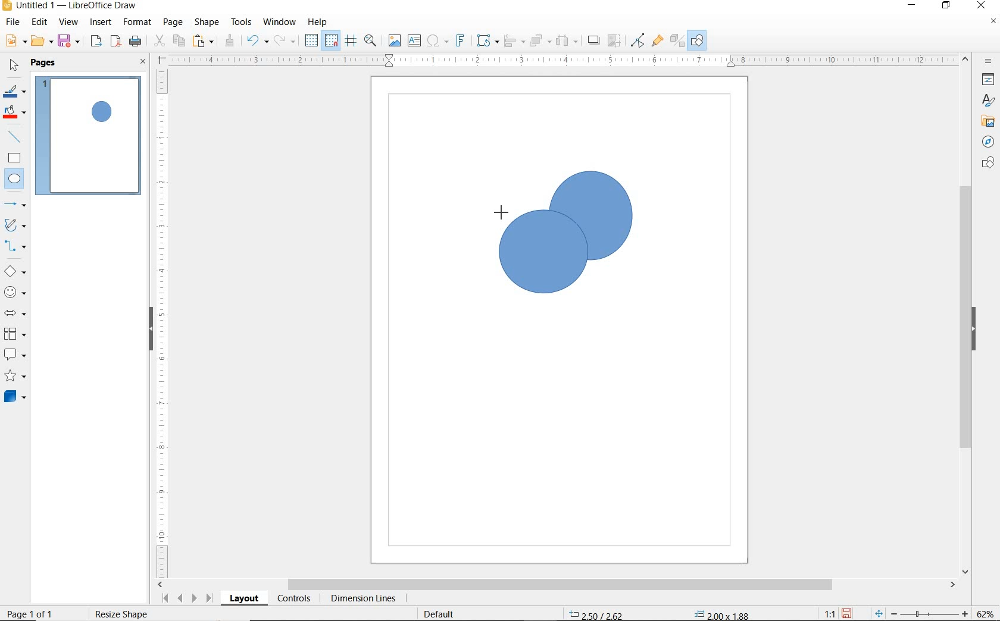  What do you see at coordinates (551, 264) in the screenshot?
I see `ELLIPSE TOOL` at bounding box center [551, 264].